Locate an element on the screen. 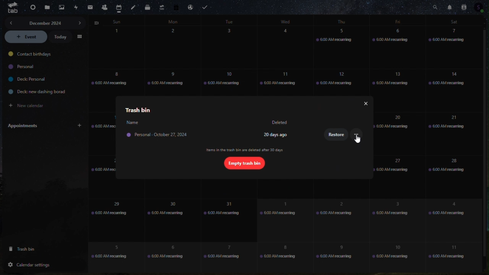 The height and width of the screenshot is (275, 489). event is located at coordinates (26, 37).